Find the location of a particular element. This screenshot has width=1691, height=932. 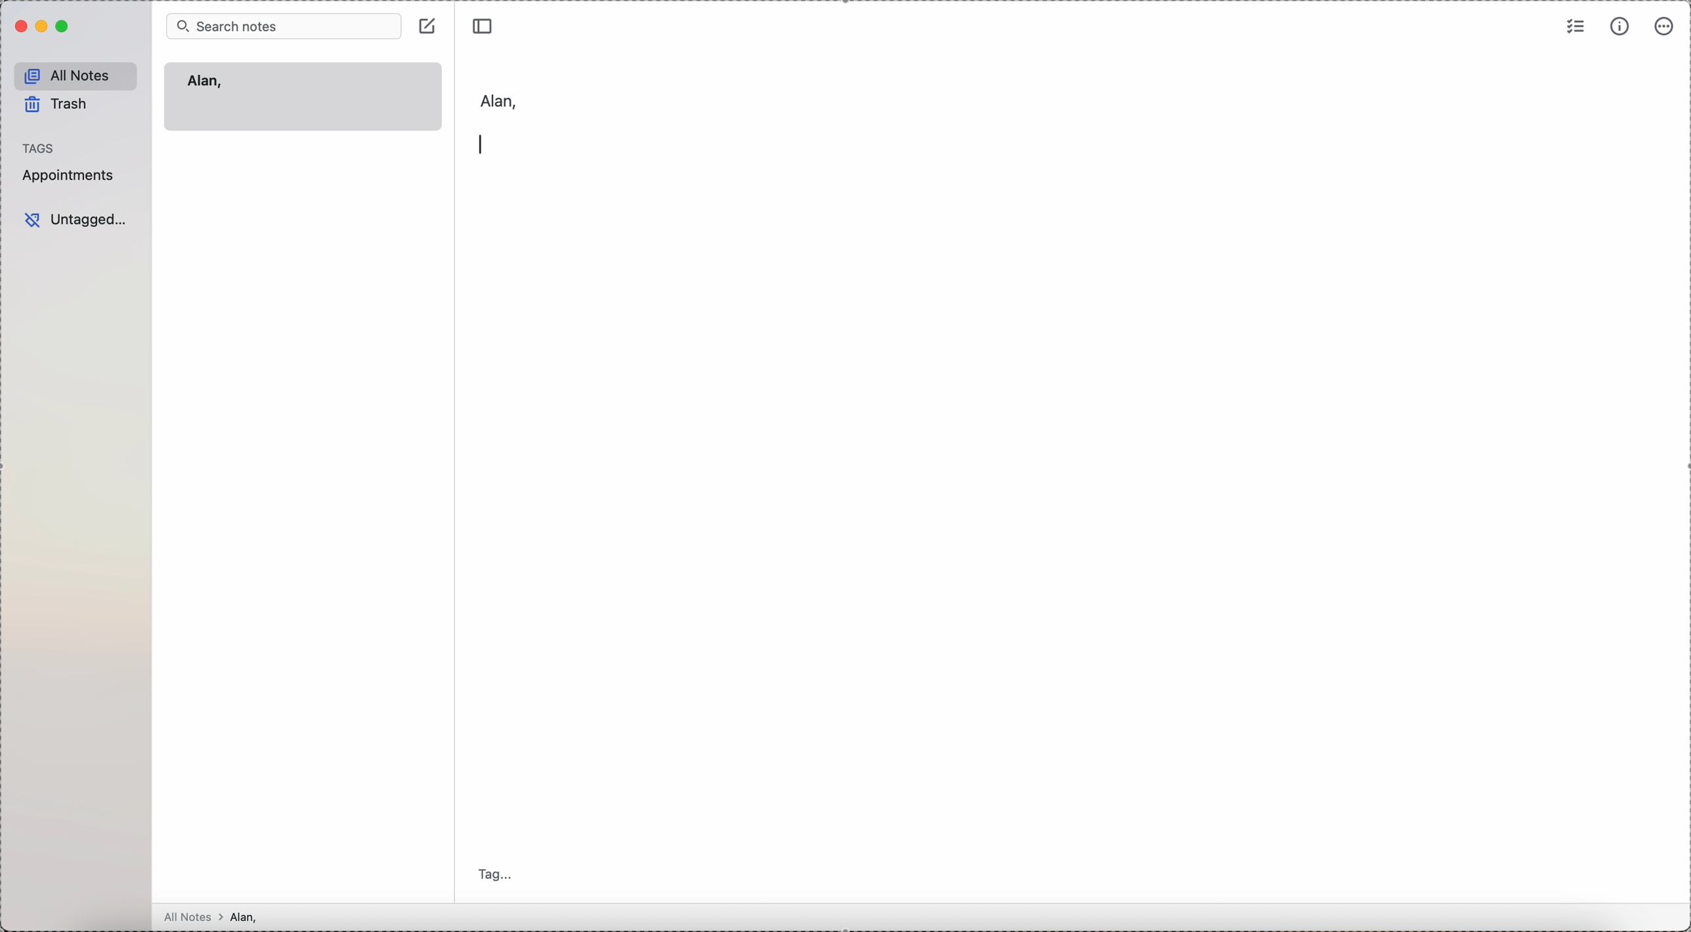

tag is located at coordinates (499, 876).